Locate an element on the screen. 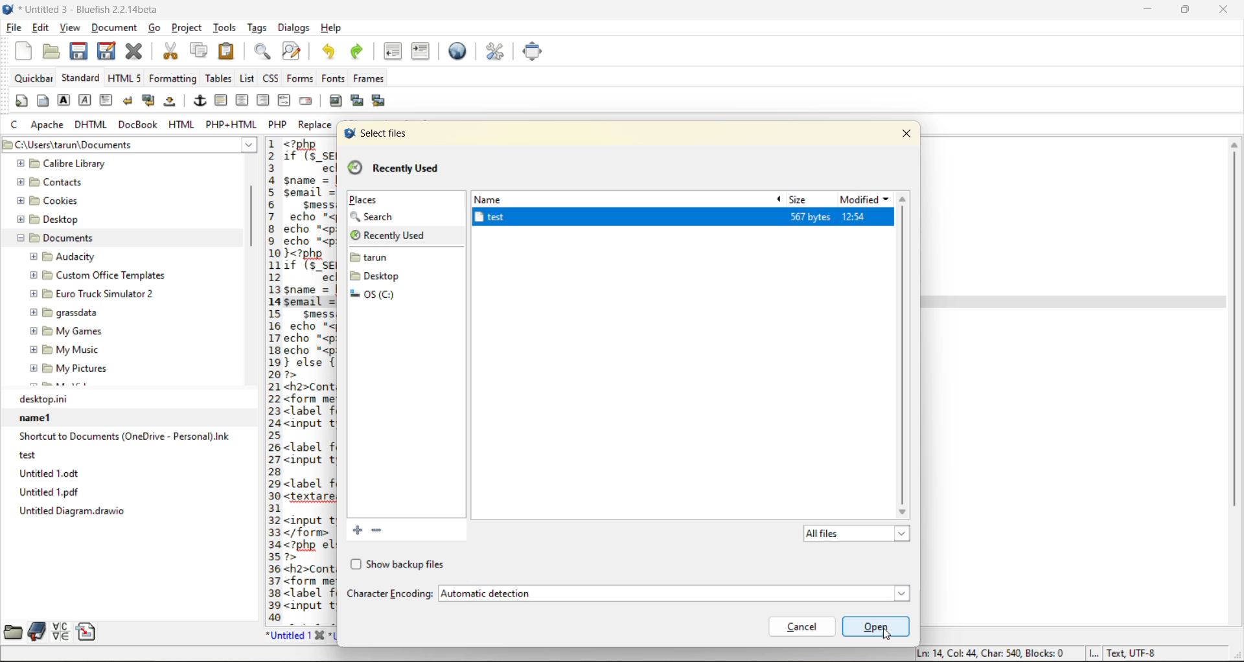 This screenshot has width=1244, height=662. open is located at coordinates (875, 626).